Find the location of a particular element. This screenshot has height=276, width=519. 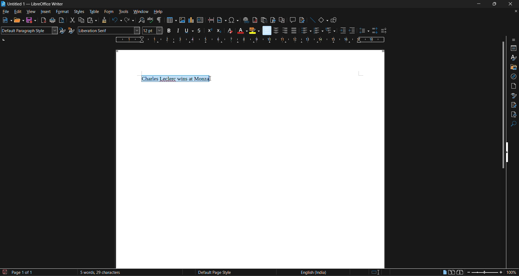

insert is located at coordinates (45, 12).